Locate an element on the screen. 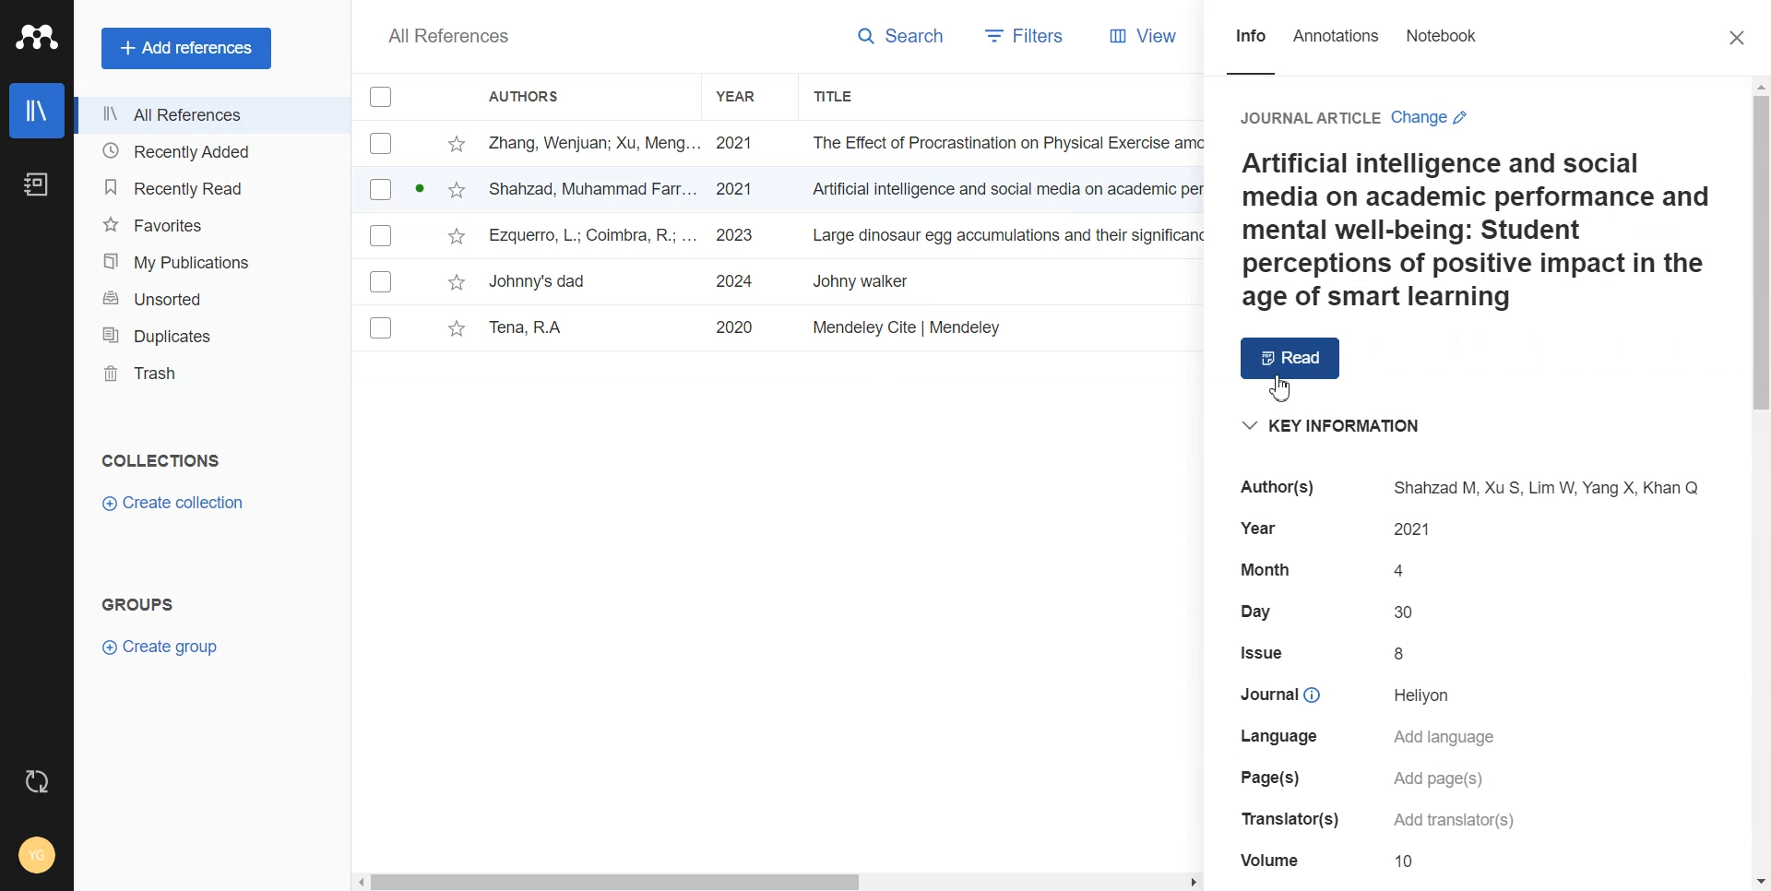 Image resolution: width=1771 pixels, height=891 pixels. Notebook is located at coordinates (1440, 49).